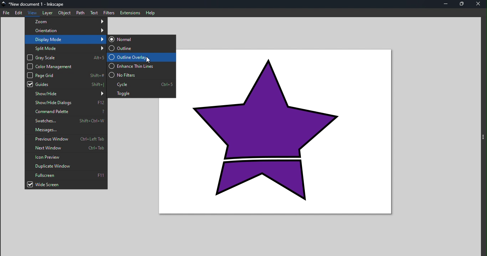  Describe the element at coordinates (462, 4) in the screenshot. I see `Maximize` at that location.